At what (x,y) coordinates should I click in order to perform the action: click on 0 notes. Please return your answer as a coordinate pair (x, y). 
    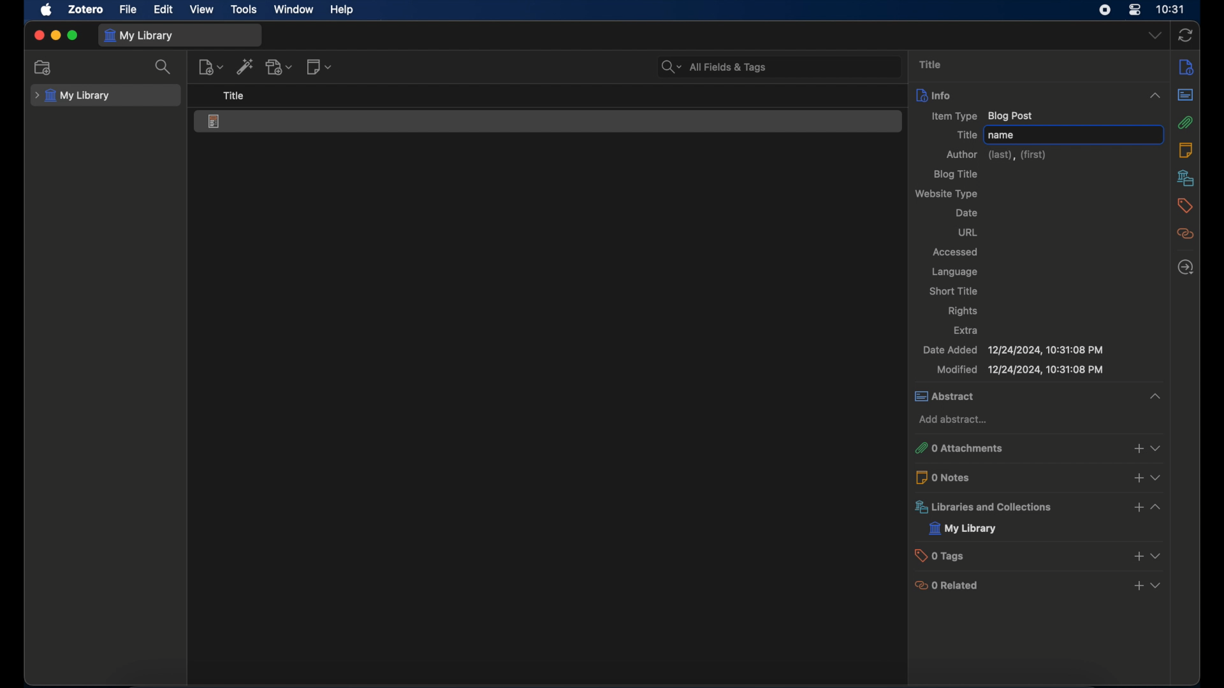
    Looking at the image, I should click on (1040, 477).